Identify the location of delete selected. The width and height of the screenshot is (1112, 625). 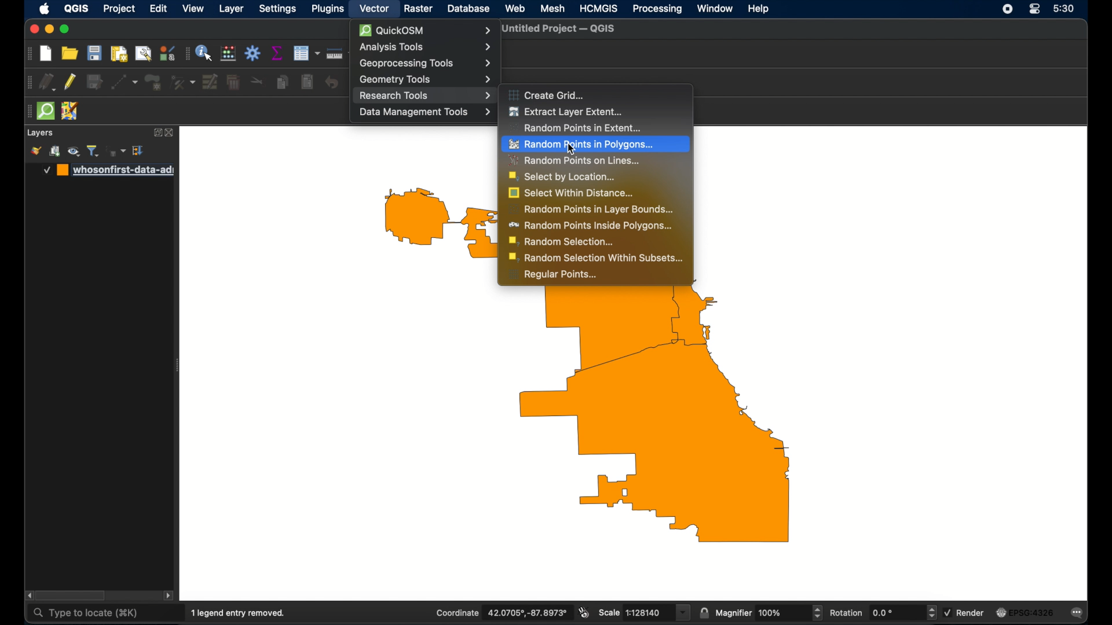
(234, 81).